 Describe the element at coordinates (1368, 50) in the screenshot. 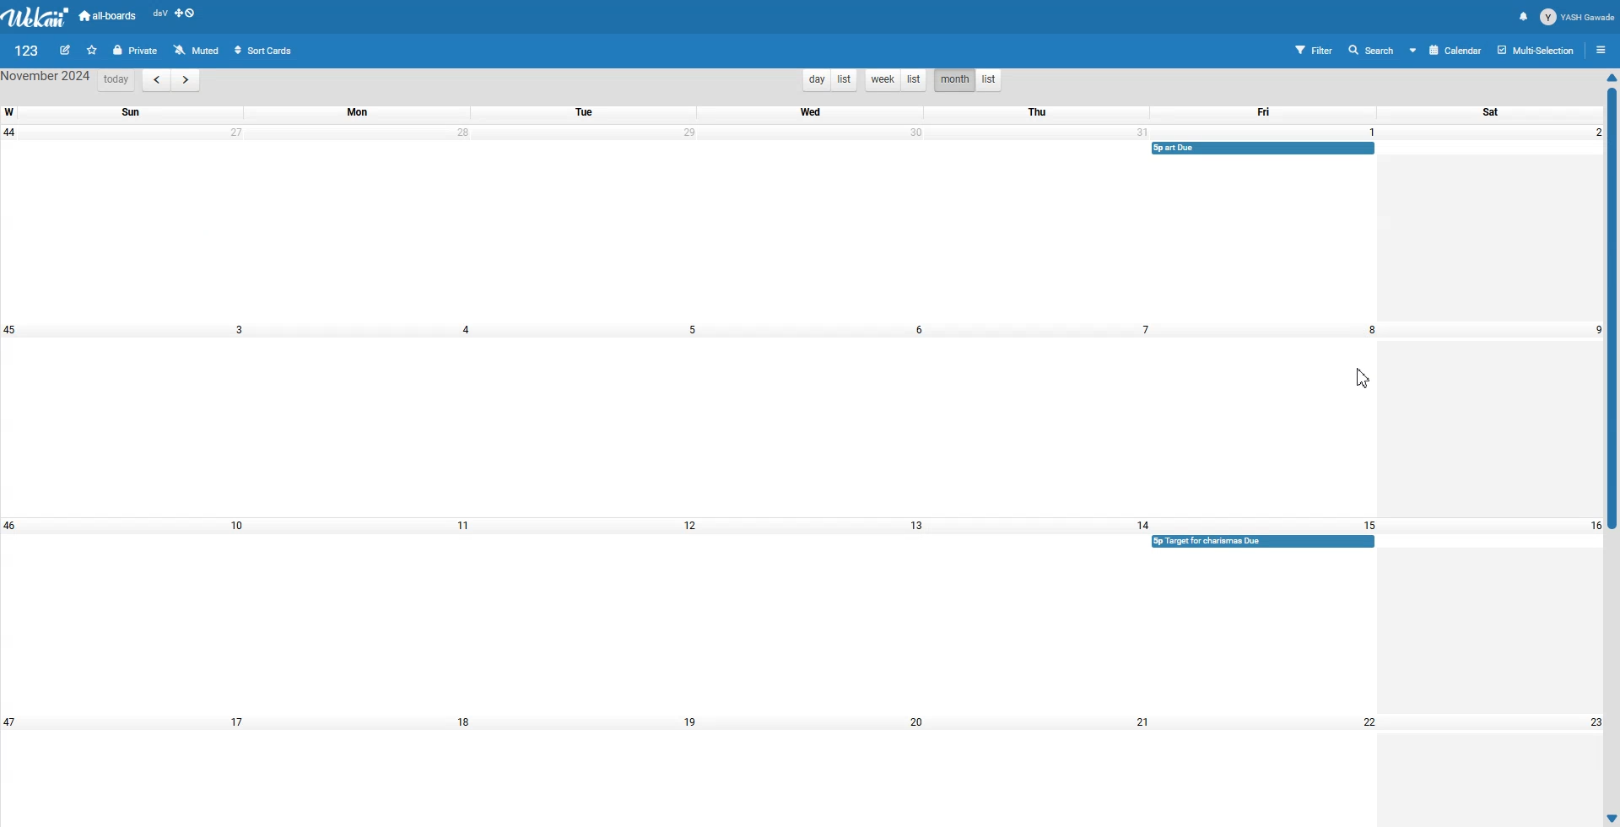

I see `Search` at that location.